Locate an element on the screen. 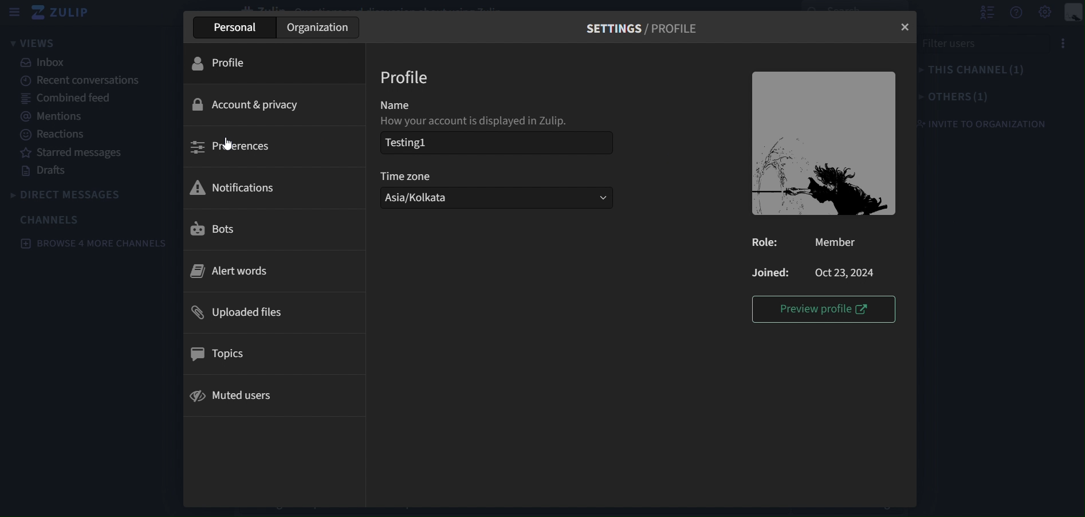  muted users is located at coordinates (277, 394).